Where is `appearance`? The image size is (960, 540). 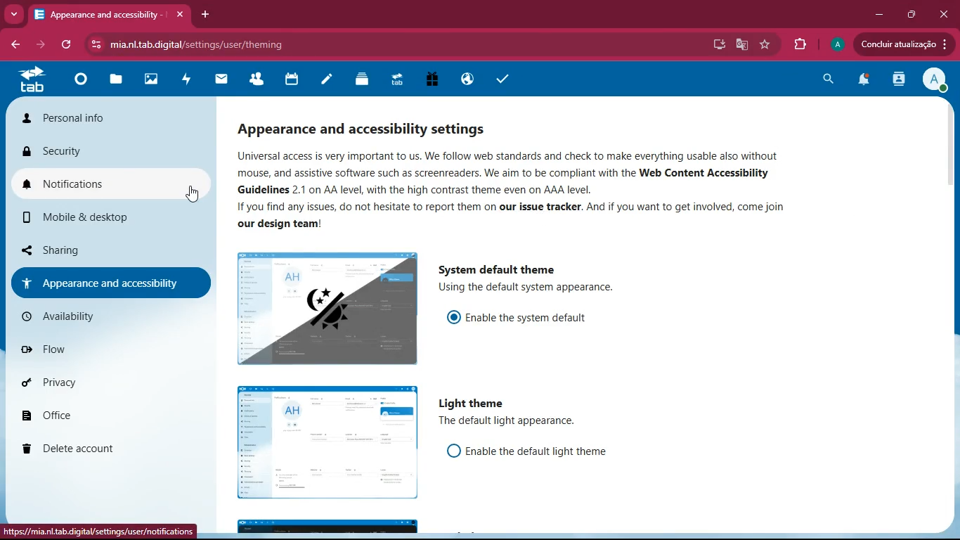 appearance is located at coordinates (379, 127).